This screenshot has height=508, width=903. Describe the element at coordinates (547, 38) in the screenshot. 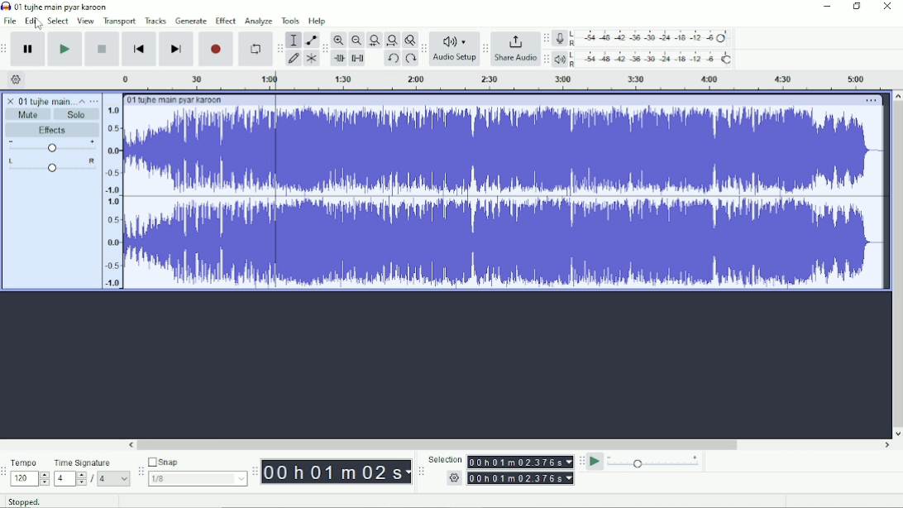

I see `Audacity record meter toolbar` at that location.